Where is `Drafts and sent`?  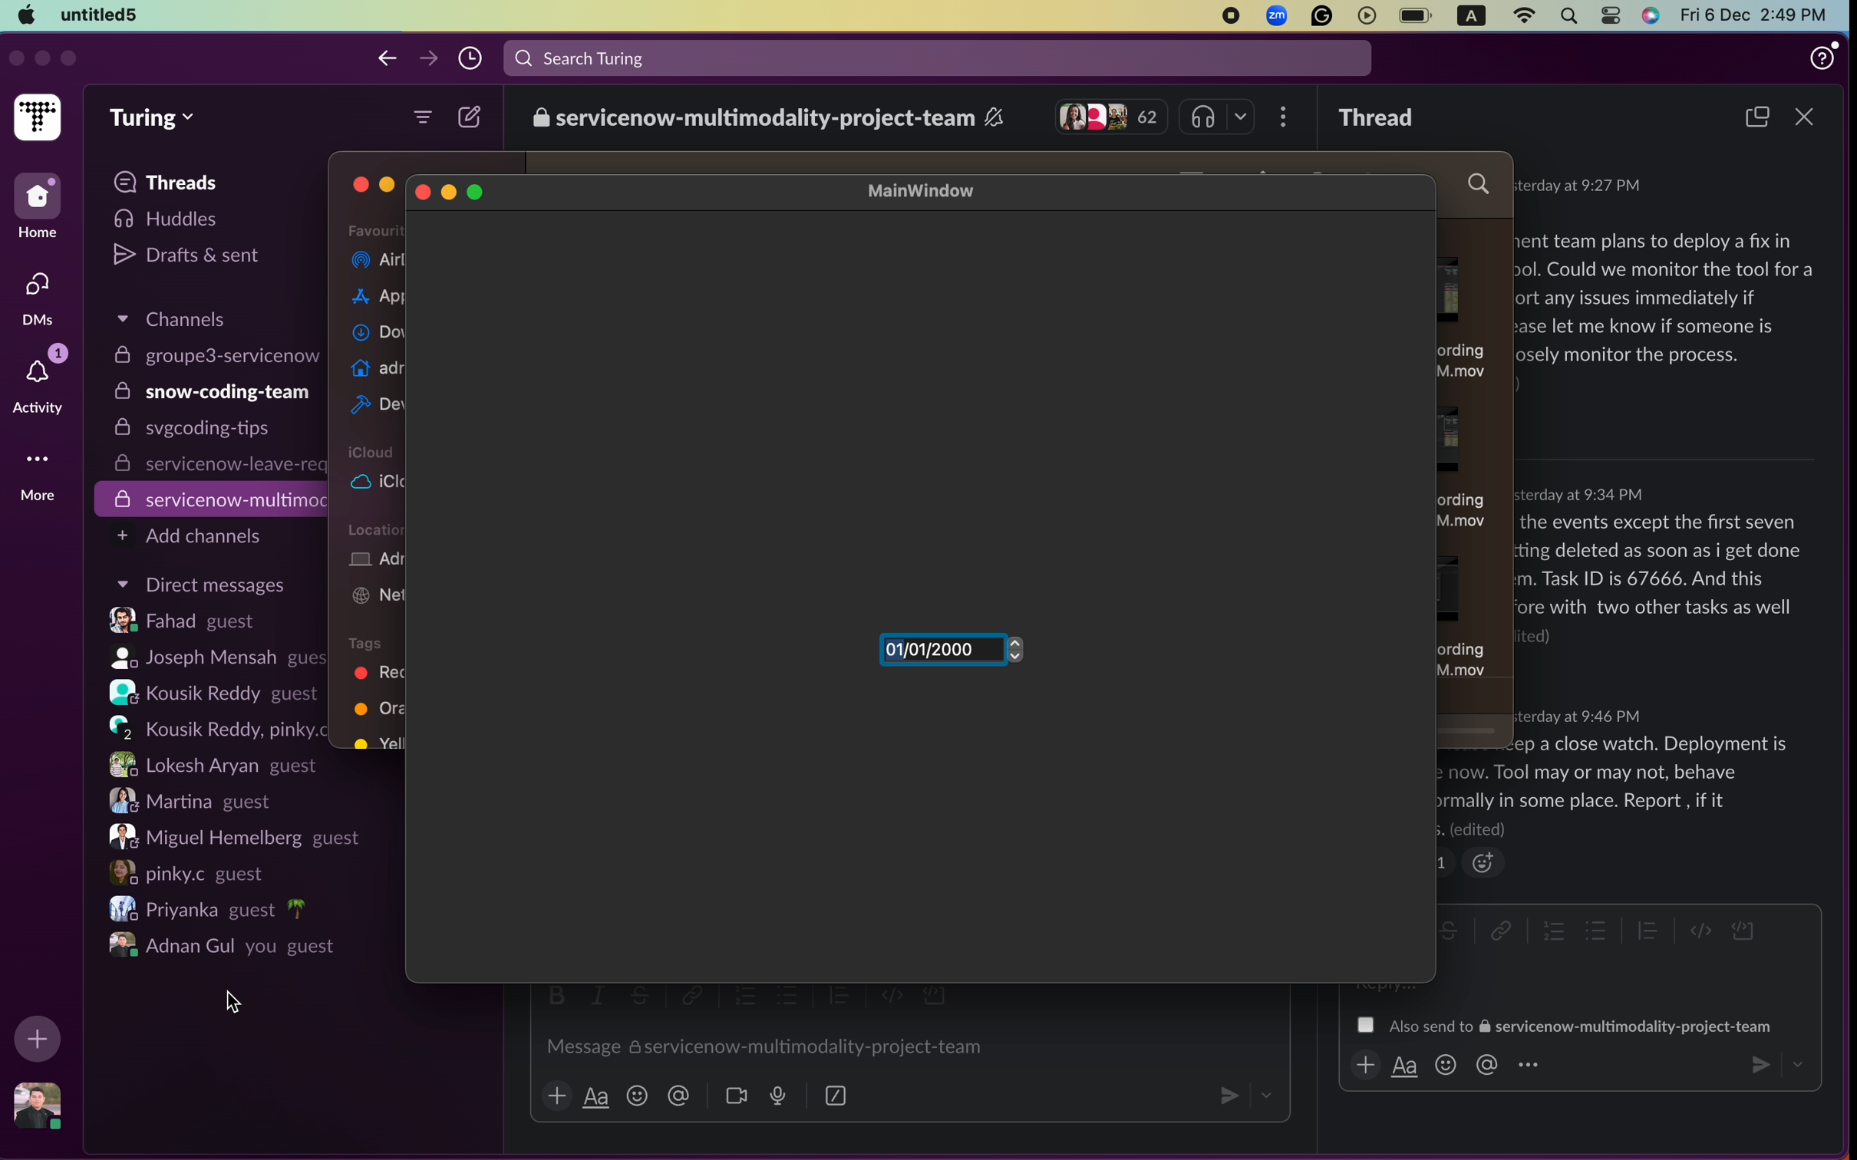 Drafts and sent is located at coordinates (191, 255).